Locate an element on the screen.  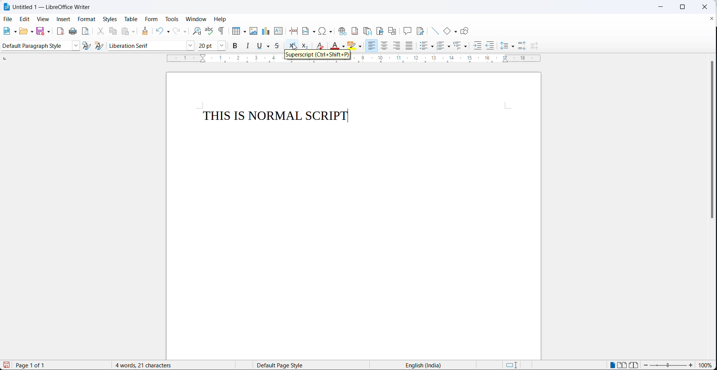
clone formatting is located at coordinates (147, 31).